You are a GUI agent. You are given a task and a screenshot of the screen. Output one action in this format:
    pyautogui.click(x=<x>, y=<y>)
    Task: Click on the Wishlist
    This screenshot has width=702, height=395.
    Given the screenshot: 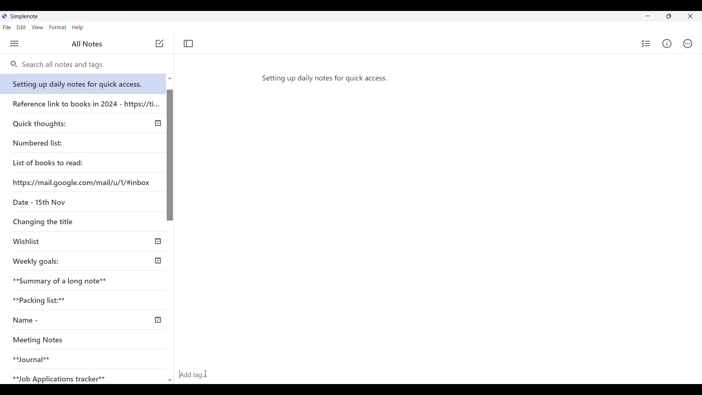 What is the action you would take?
    pyautogui.click(x=61, y=242)
    